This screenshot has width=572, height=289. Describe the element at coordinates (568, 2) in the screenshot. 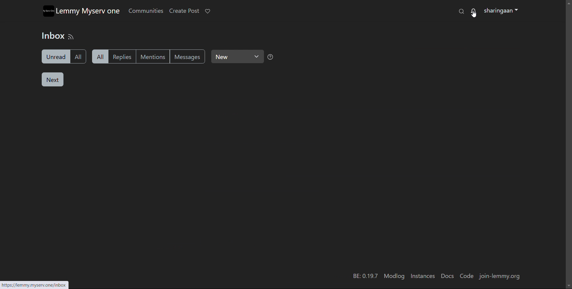

I see `scroll up` at that location.